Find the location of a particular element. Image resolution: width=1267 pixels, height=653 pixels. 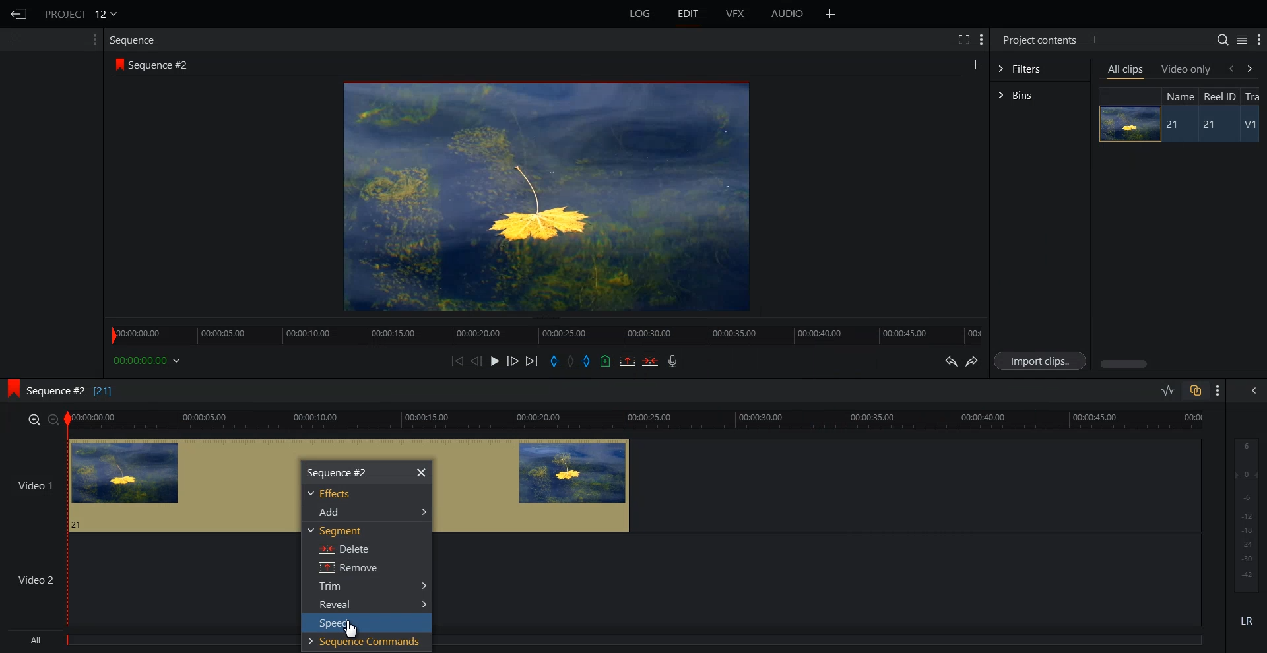

Horizontal scroll bar is located at coordinates (1126, 364).